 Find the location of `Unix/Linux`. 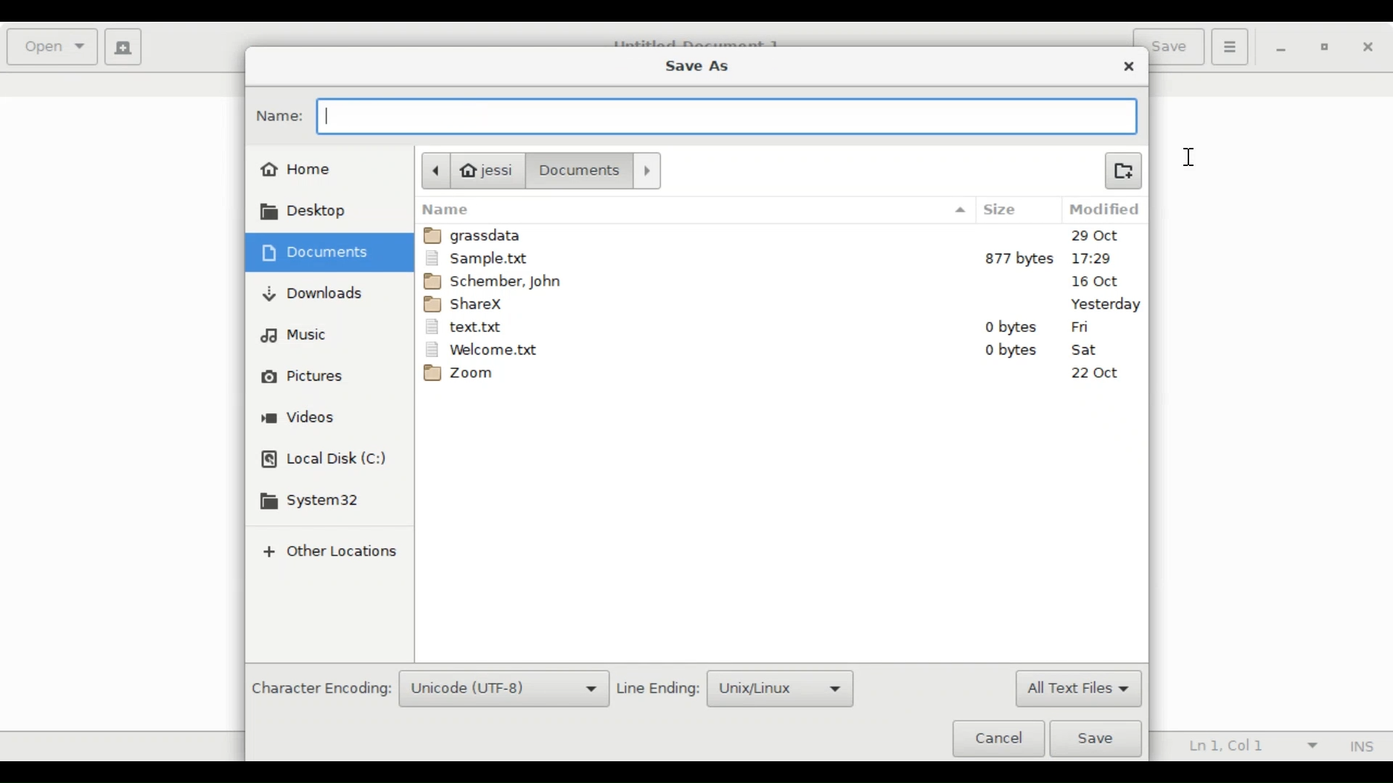

Unix/Linux is located at coordinates (781, 688).